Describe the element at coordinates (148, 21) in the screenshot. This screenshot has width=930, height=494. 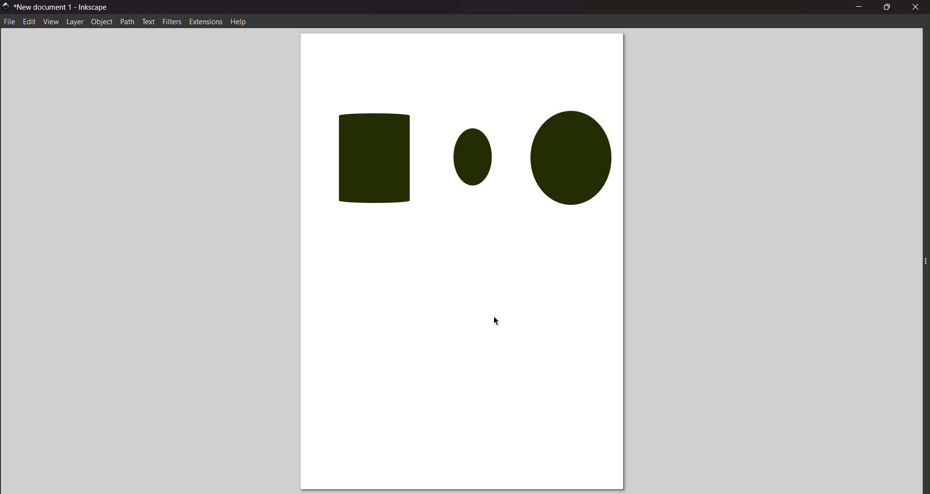
I see `text` at that location.